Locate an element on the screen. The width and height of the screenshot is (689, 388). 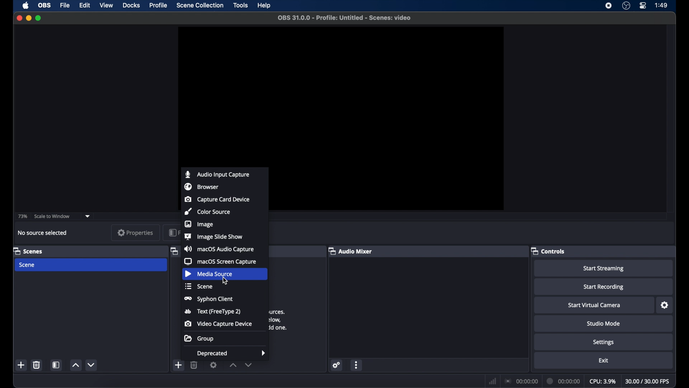
media source is located at coordinates (210, 274).